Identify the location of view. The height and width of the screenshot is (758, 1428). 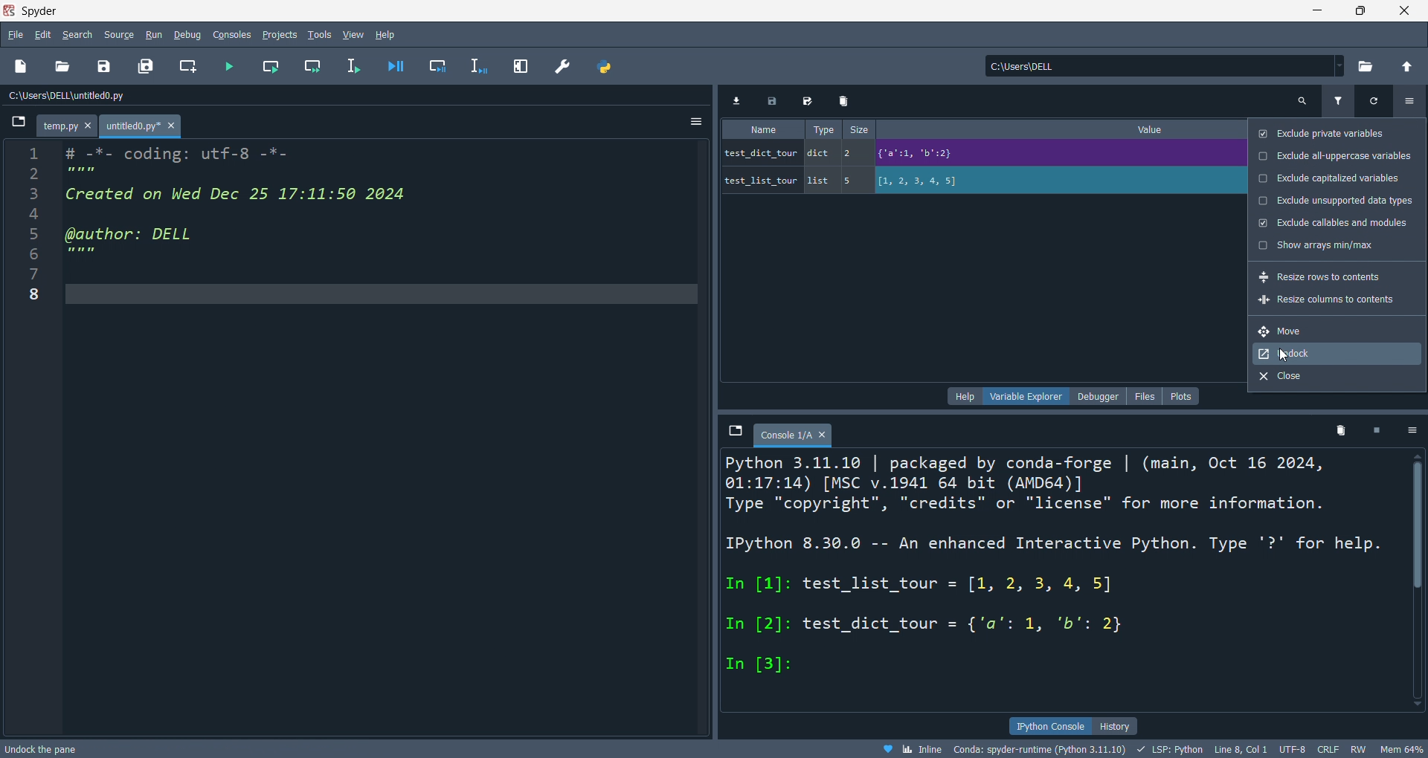
(351, 33).